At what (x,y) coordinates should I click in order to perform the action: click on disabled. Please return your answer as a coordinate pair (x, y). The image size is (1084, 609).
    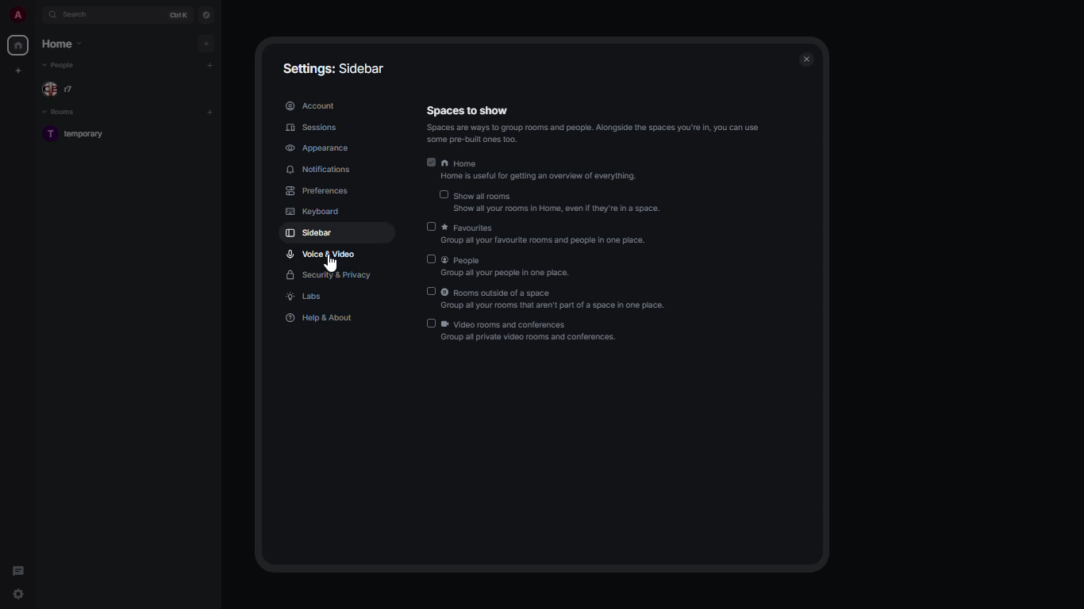
    Looking at the image, I should click on (442, 195).